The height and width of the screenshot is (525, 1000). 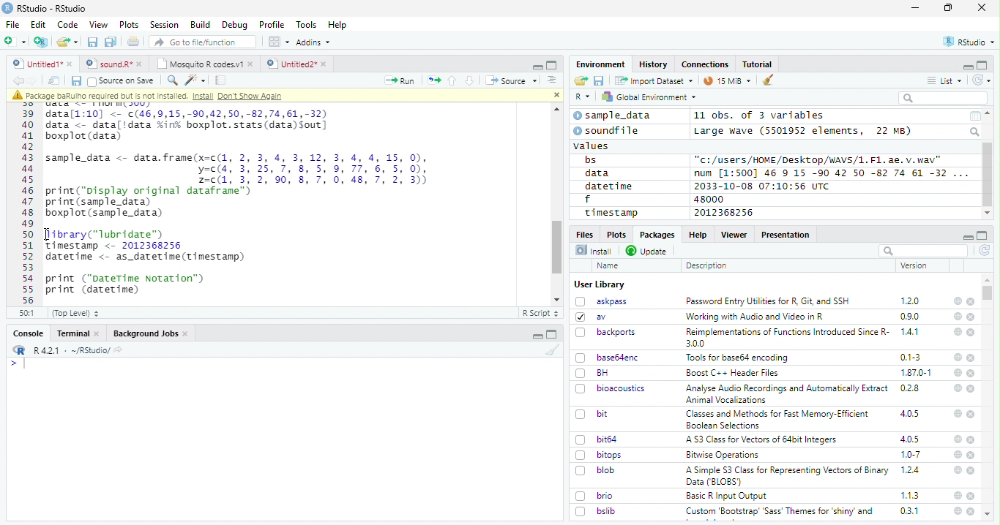 I want to click on RStudio, so click(x=970, y=42).